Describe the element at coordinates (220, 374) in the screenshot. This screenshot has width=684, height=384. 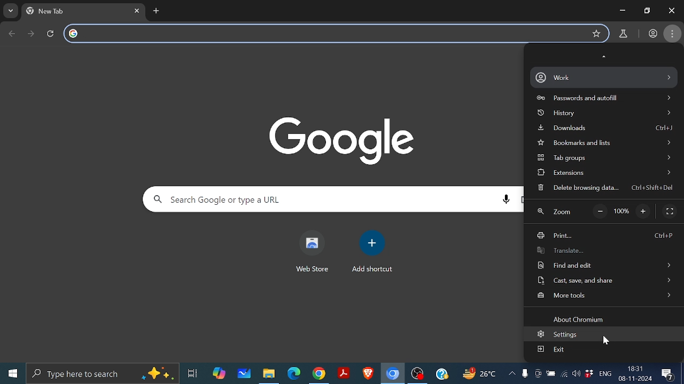
I see `co-pilot` at that location.